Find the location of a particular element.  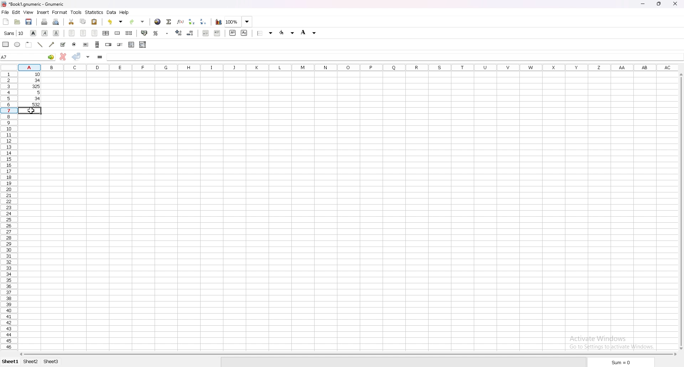

rows is located at coordinates (8, 212).